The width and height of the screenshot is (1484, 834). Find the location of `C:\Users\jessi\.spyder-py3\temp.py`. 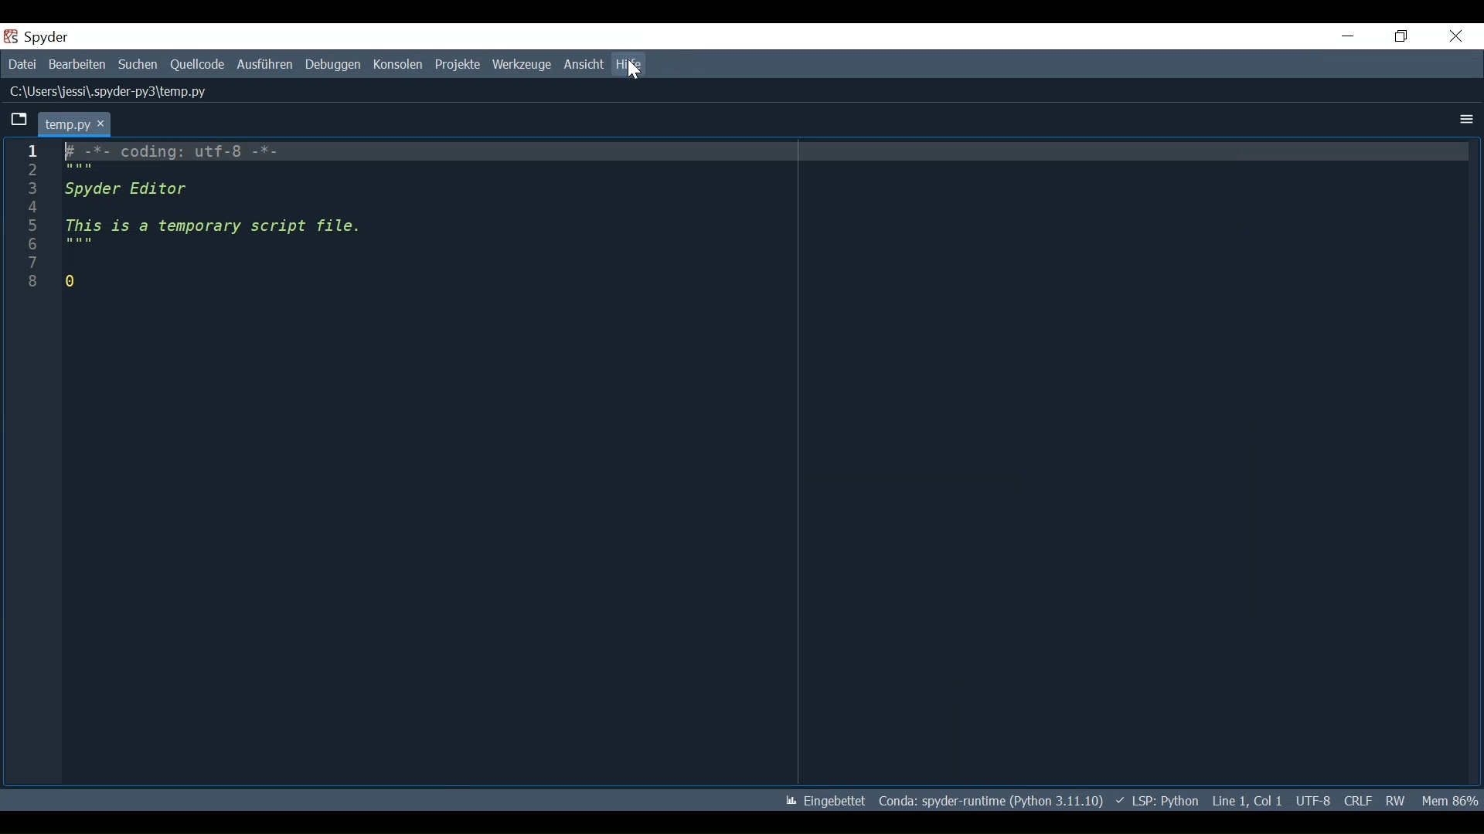

C:\Users\jessi\.spyder-py3\temp.py is located at coordinates (109, 91).